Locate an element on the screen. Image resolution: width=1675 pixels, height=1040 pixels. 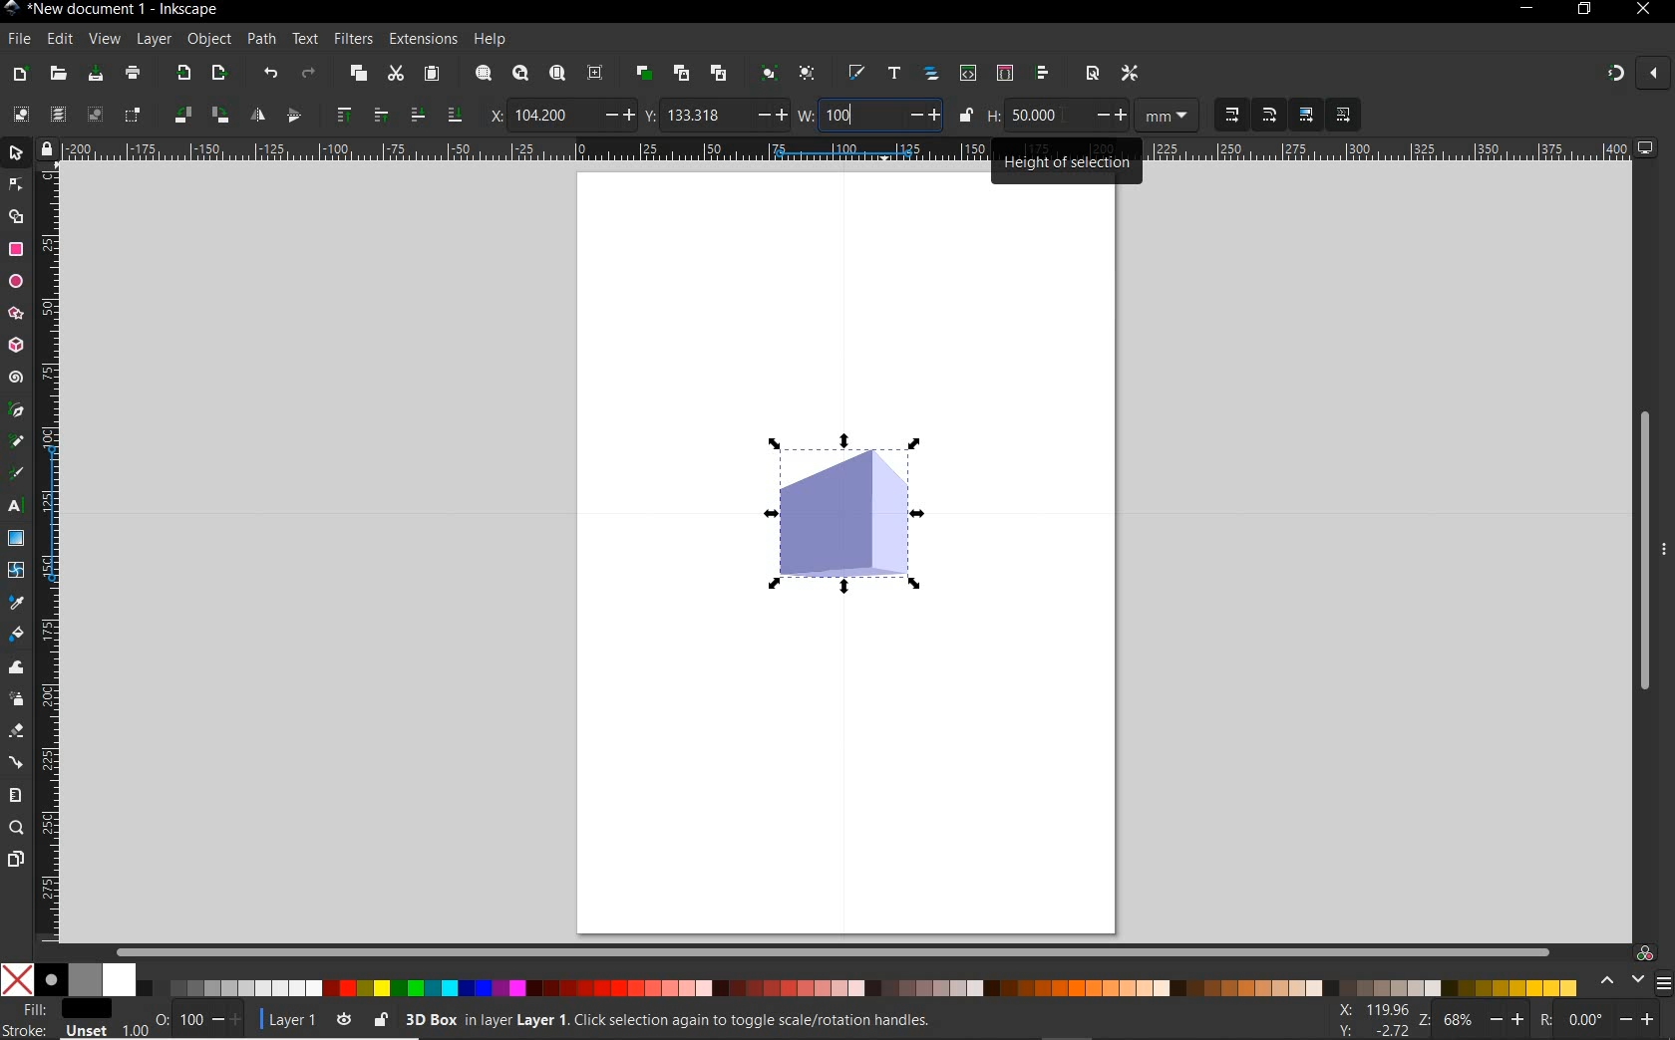
paint bucket tool is located at coordinates (18, 635).